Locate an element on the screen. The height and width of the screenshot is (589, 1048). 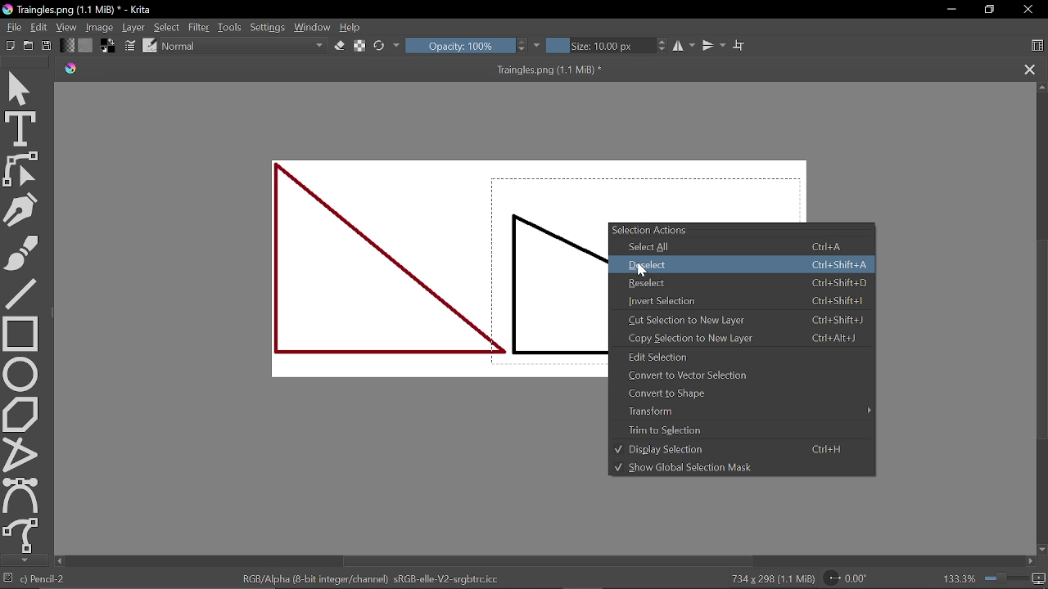
Copy selection to new layer is located at coordinates (744, 338).